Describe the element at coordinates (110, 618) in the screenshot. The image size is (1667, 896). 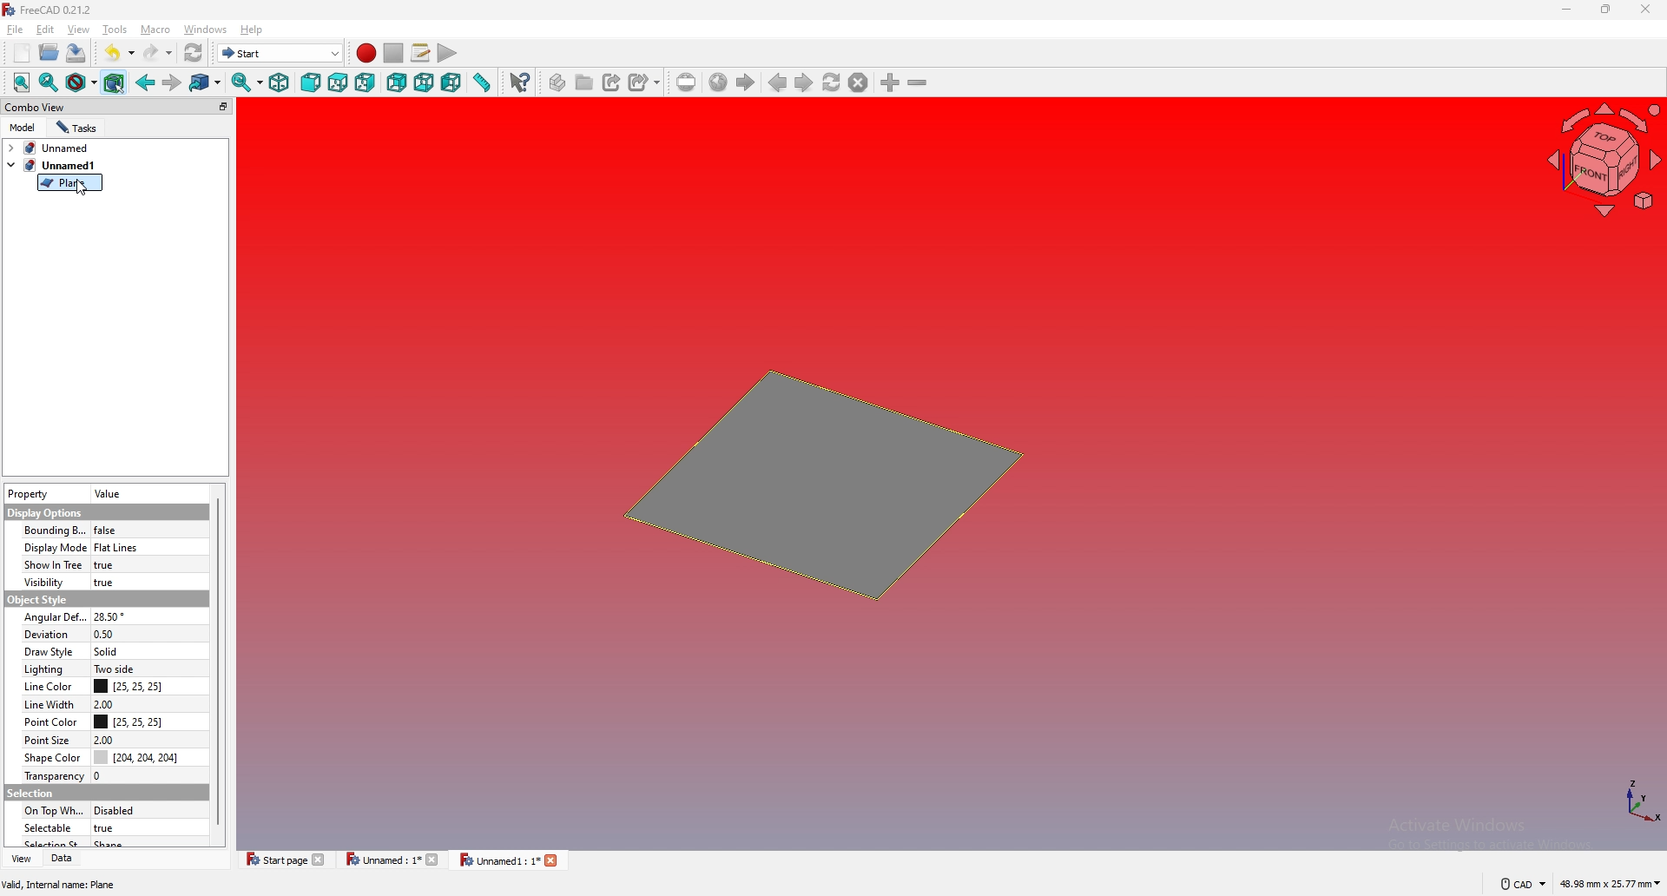
I see `28.50 degrees` at that location.